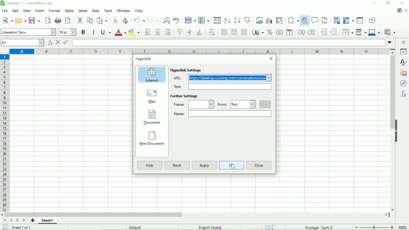  What do you see at coordinates (151, 97) in the screenshot?
I see `Mail` at bounding box center [151, 97].